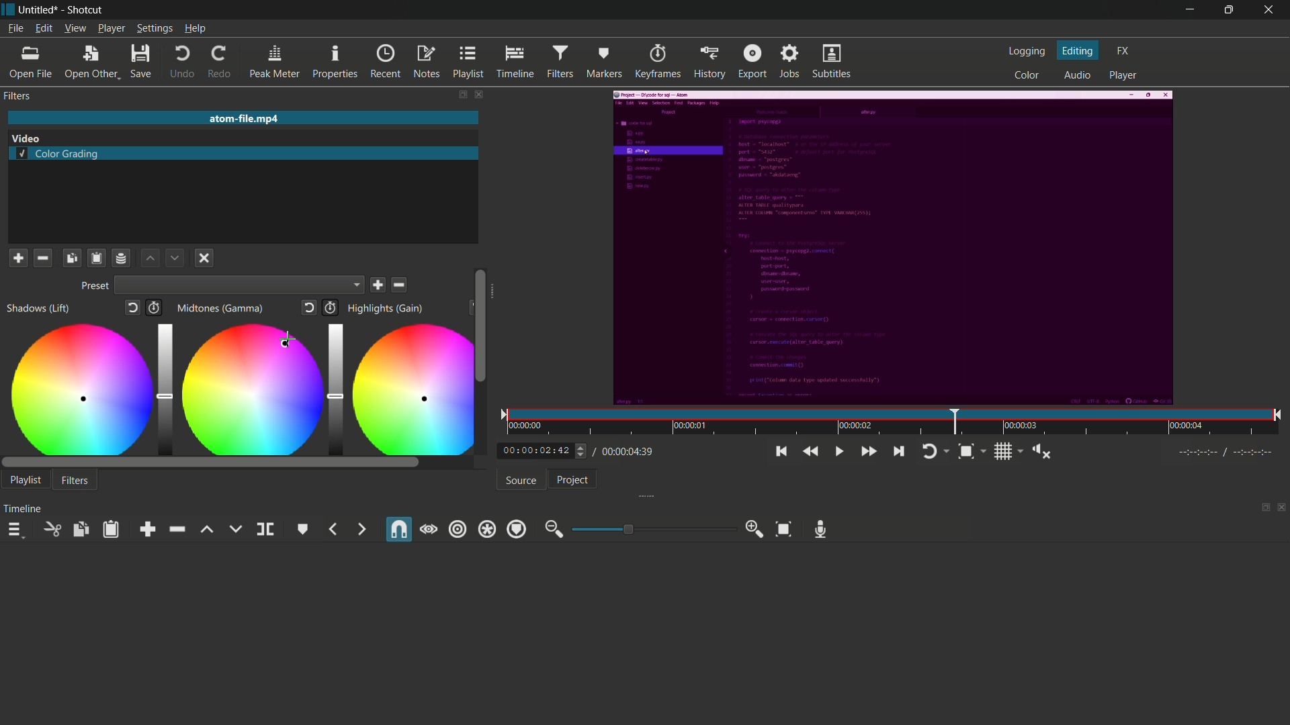 This screenshot has height=725, width=1290. I want to click on Video, so click(32, 138).